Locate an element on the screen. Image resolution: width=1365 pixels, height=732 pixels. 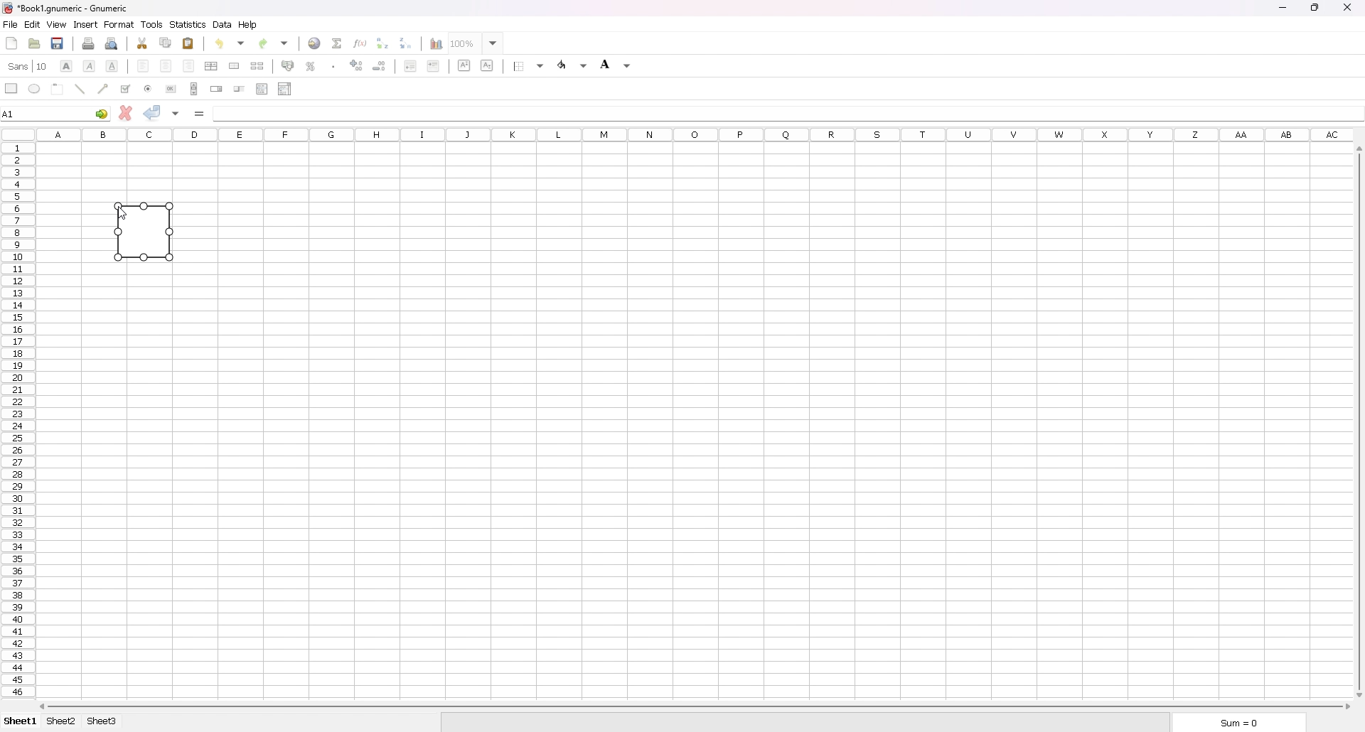
centre is located at coordinates (165, 65).